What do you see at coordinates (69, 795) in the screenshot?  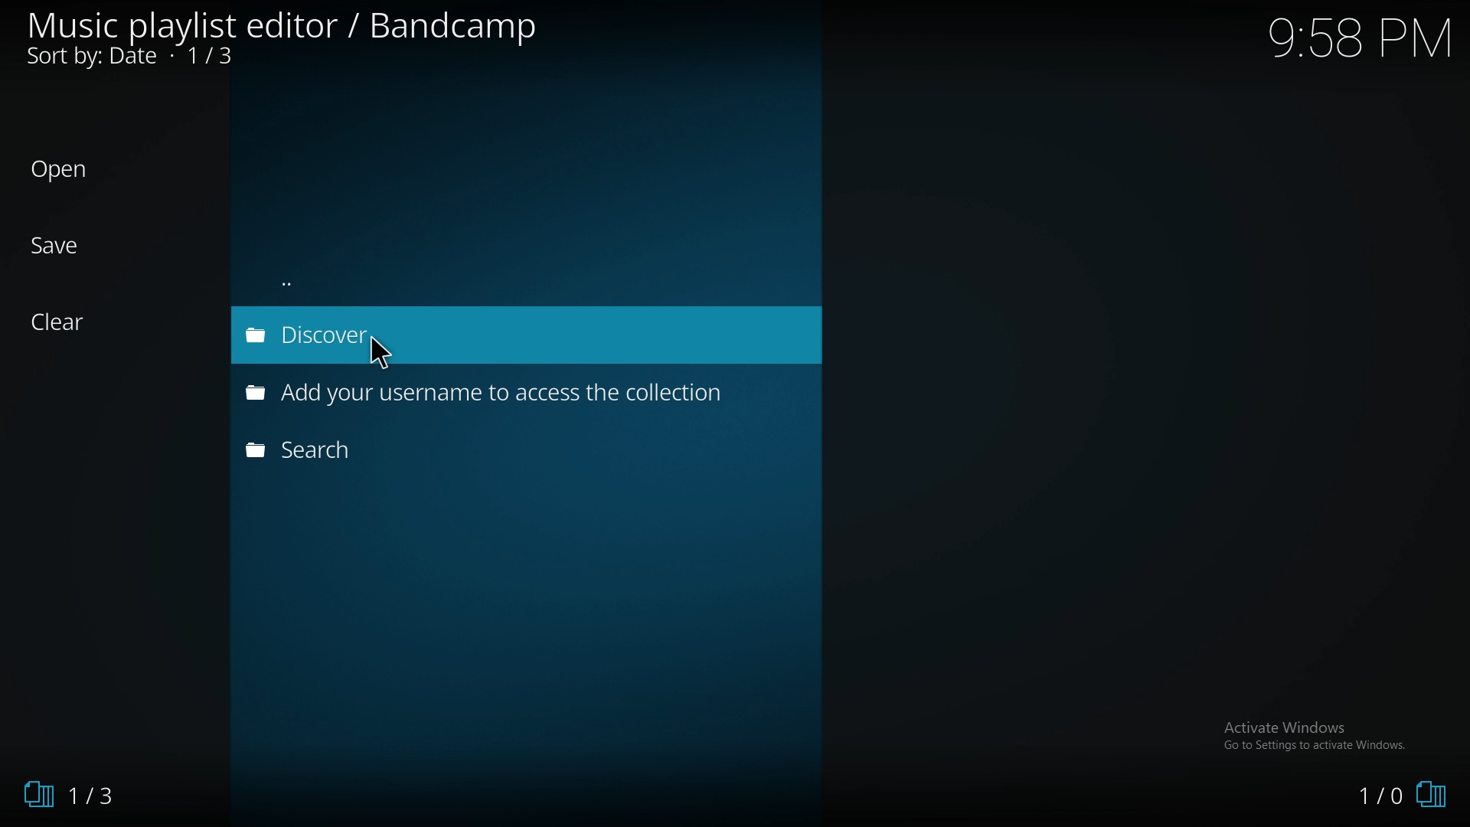 I see `1/3` at bounding box center [69, 795].